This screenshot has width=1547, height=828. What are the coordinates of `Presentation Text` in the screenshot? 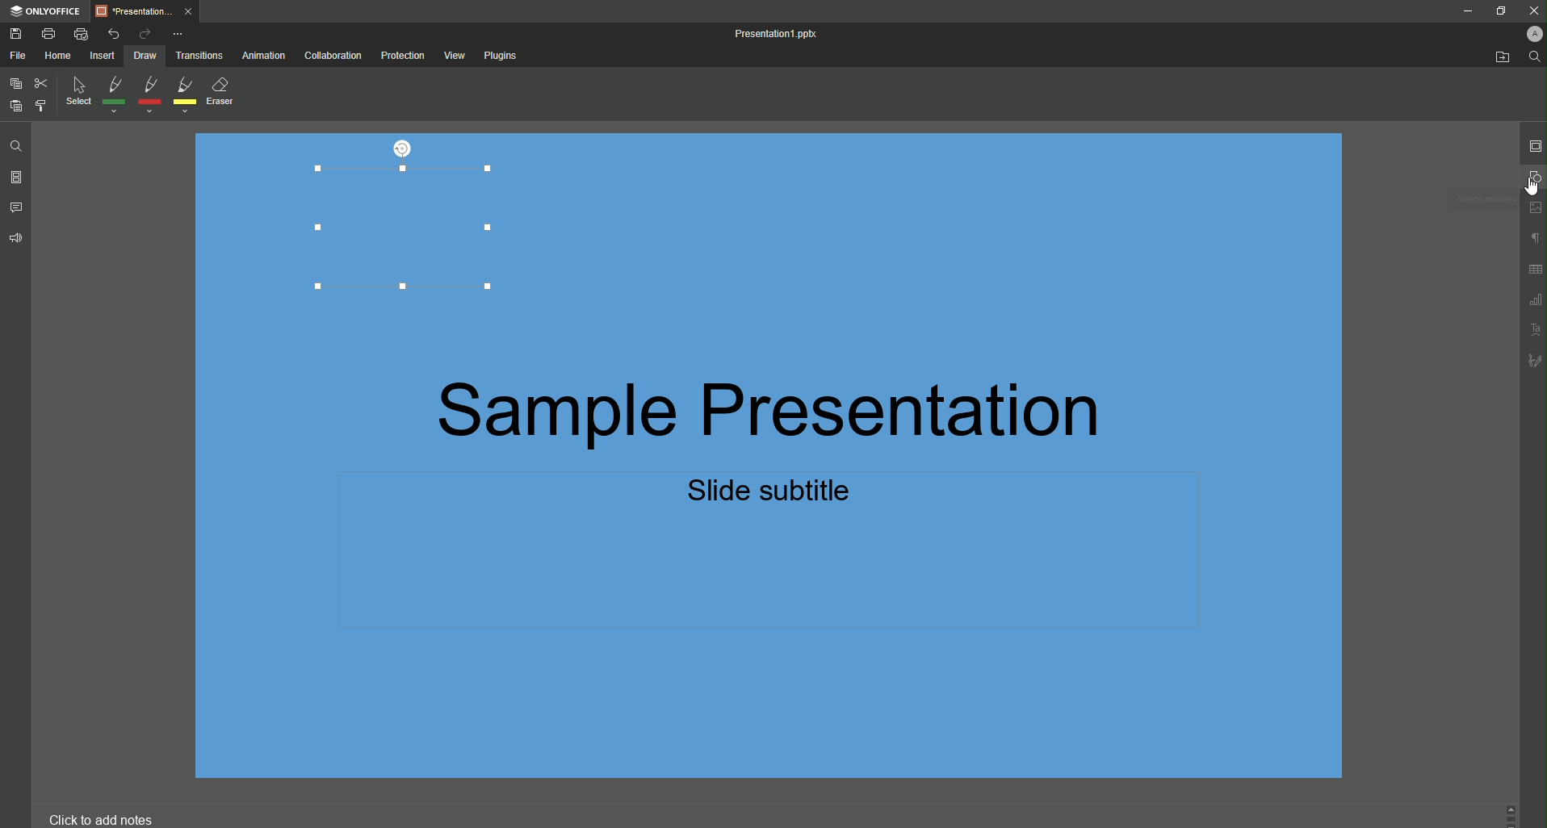 It's located at (814, 450).